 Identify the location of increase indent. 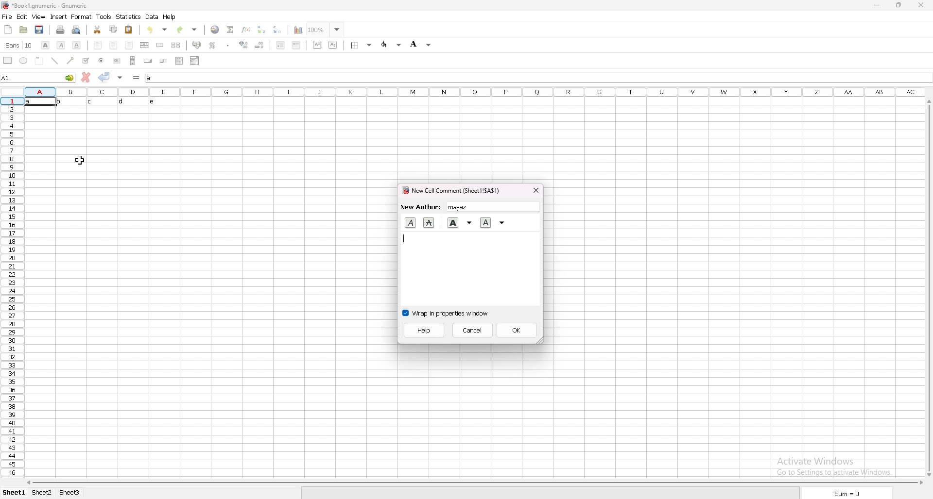
(296, 45).